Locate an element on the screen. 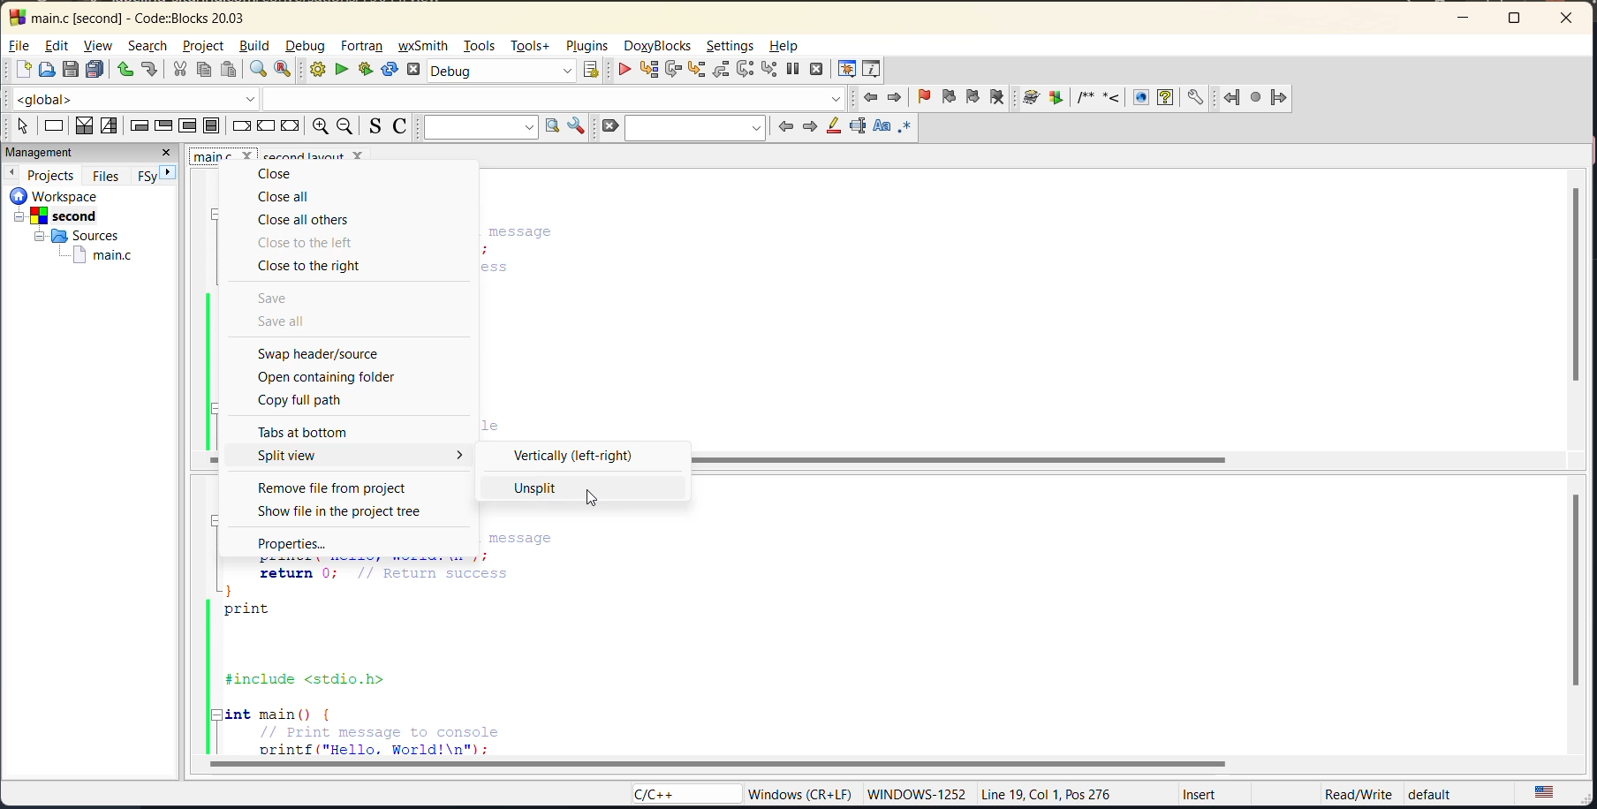  abort is located at coordinates (417, 71).